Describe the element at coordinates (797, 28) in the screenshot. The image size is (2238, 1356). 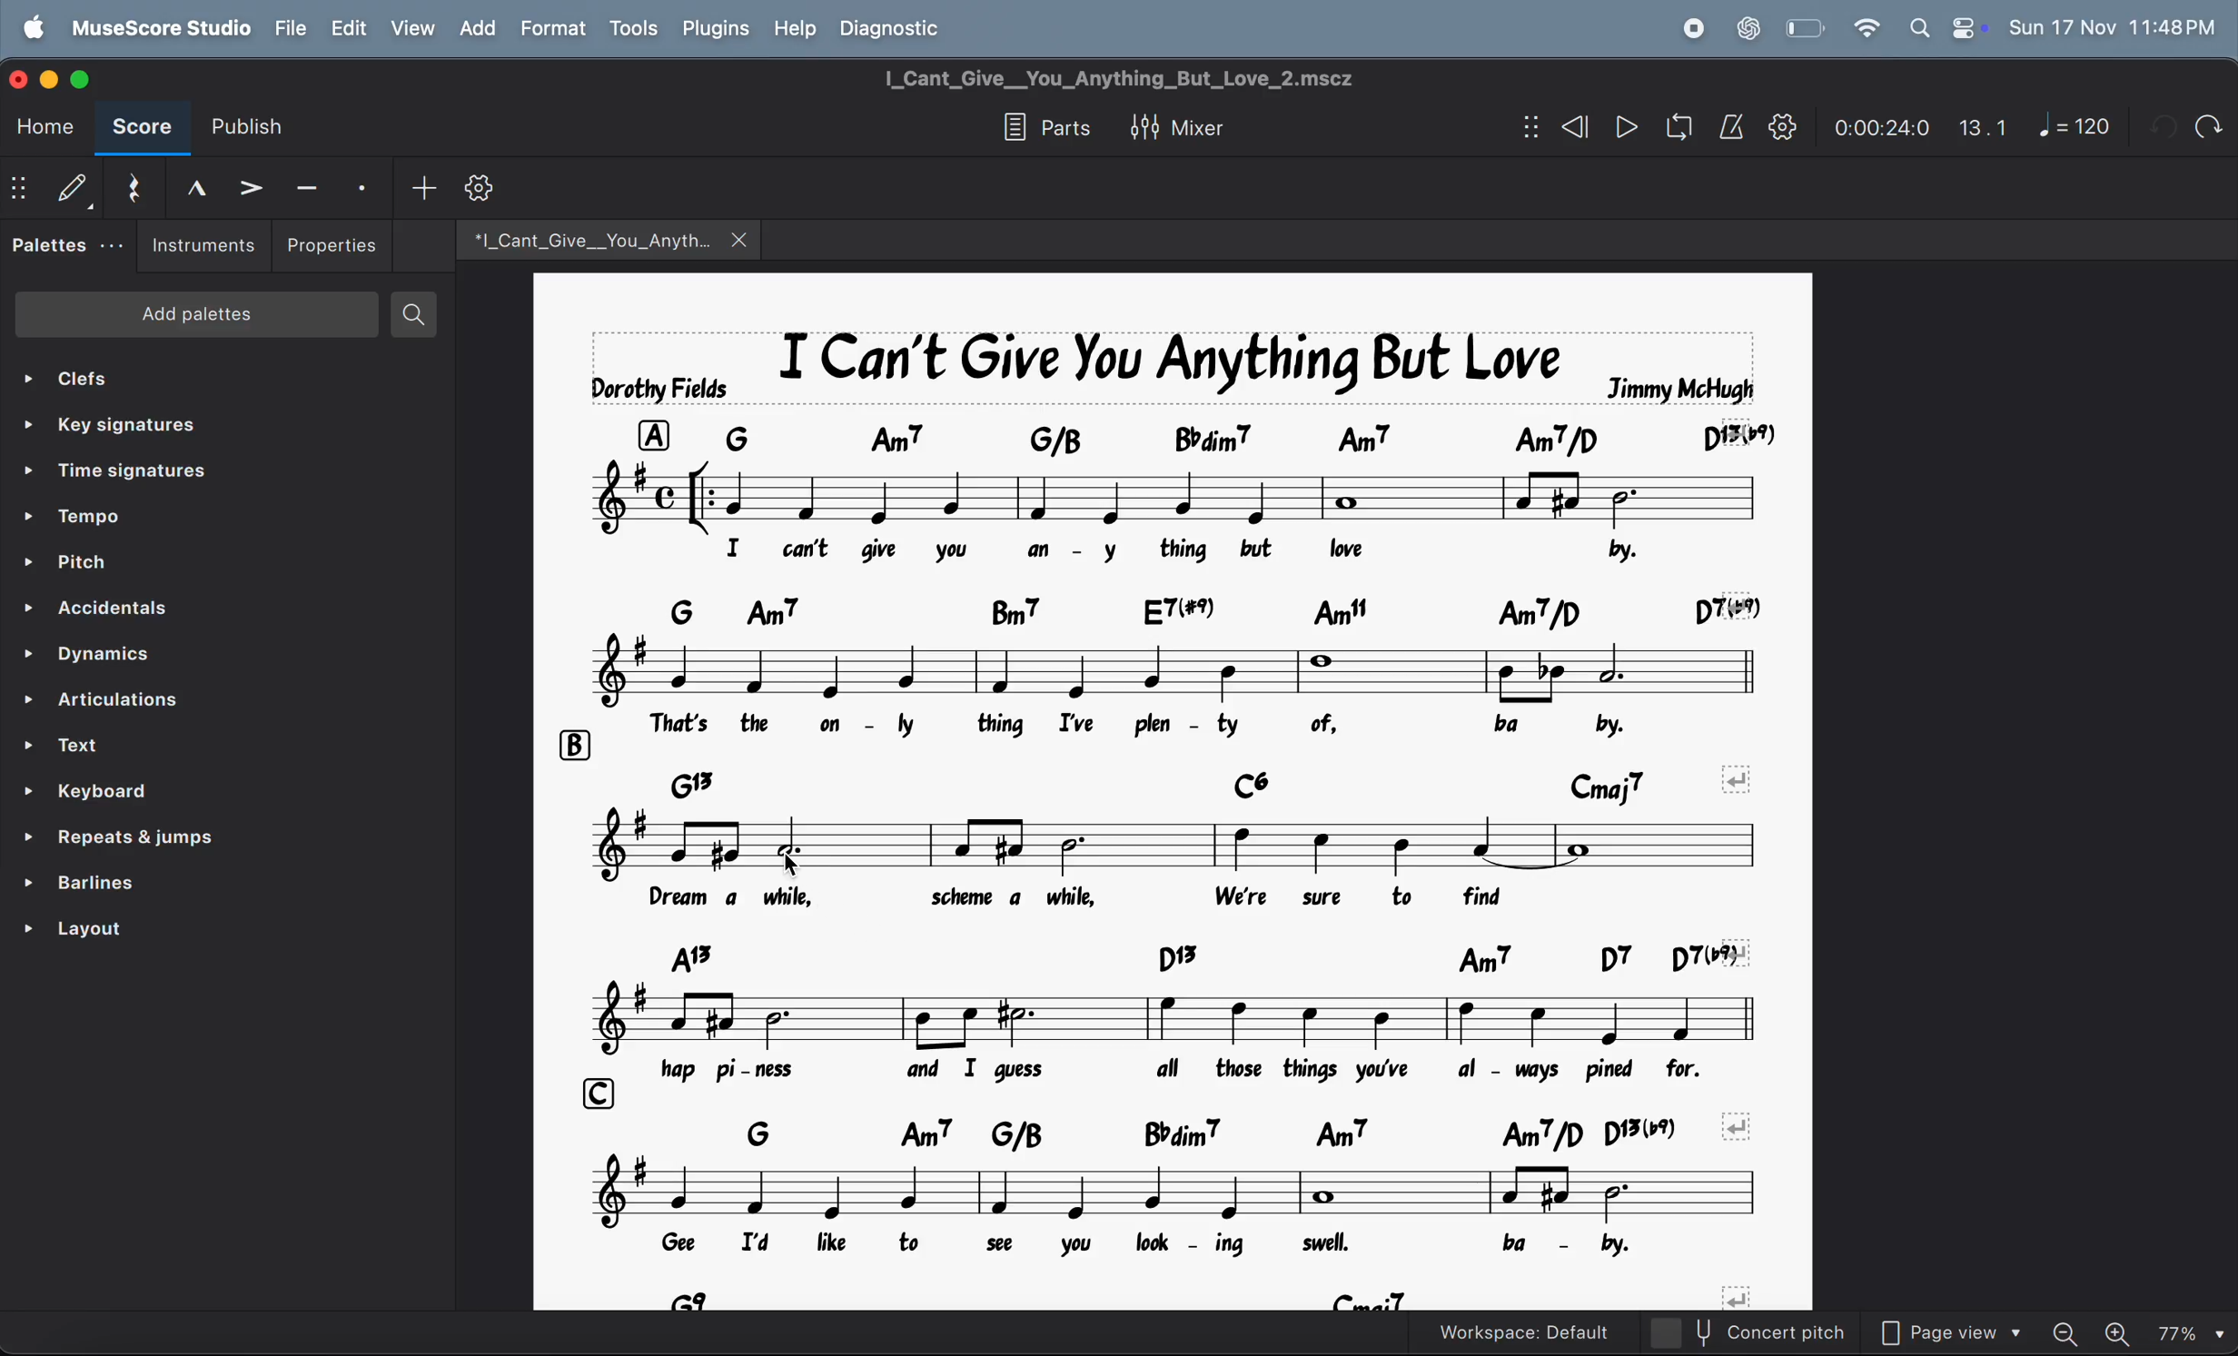
I see `help` at that location.